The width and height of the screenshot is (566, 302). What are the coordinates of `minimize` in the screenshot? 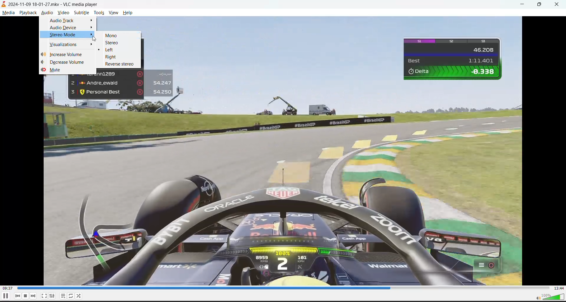 It's located at (525, 4).